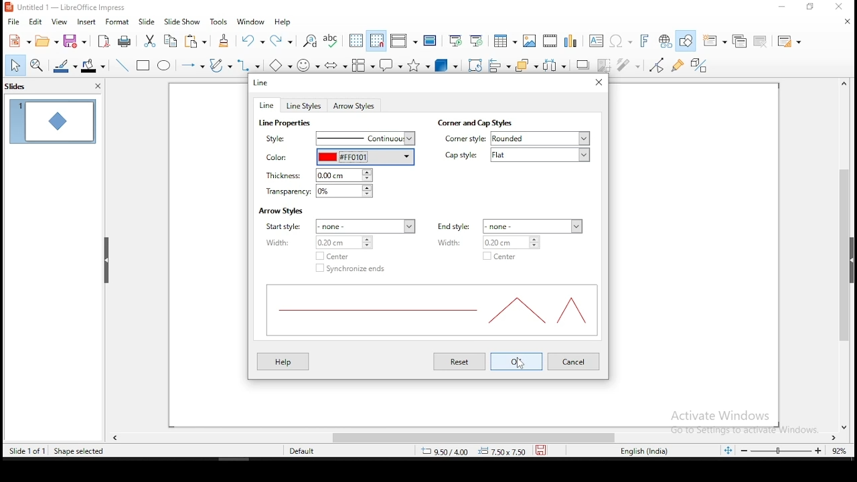  I want to click on close, so click(840, 21).